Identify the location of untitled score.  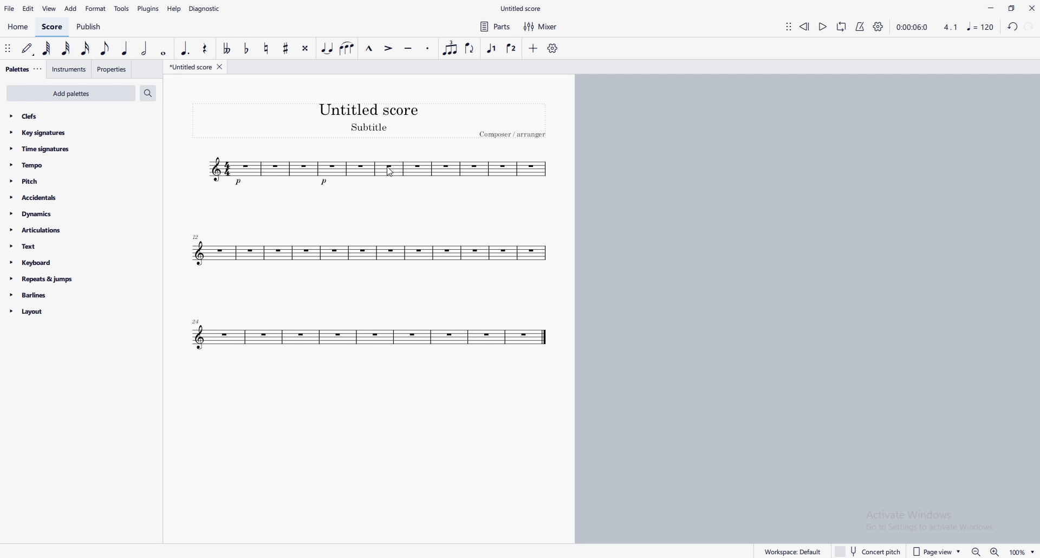
(191, 67).